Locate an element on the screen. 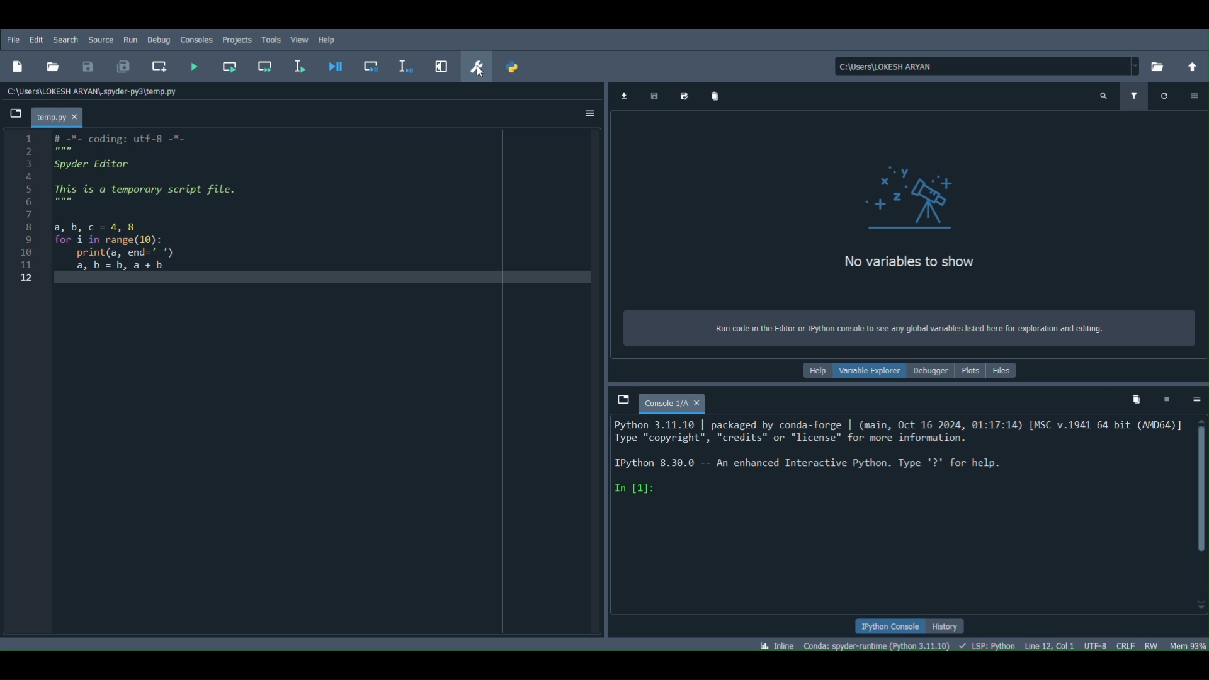 Image resolution: width=1209 pixels, height=680 pixels. Encoding is located at coordinates (1098, 645).